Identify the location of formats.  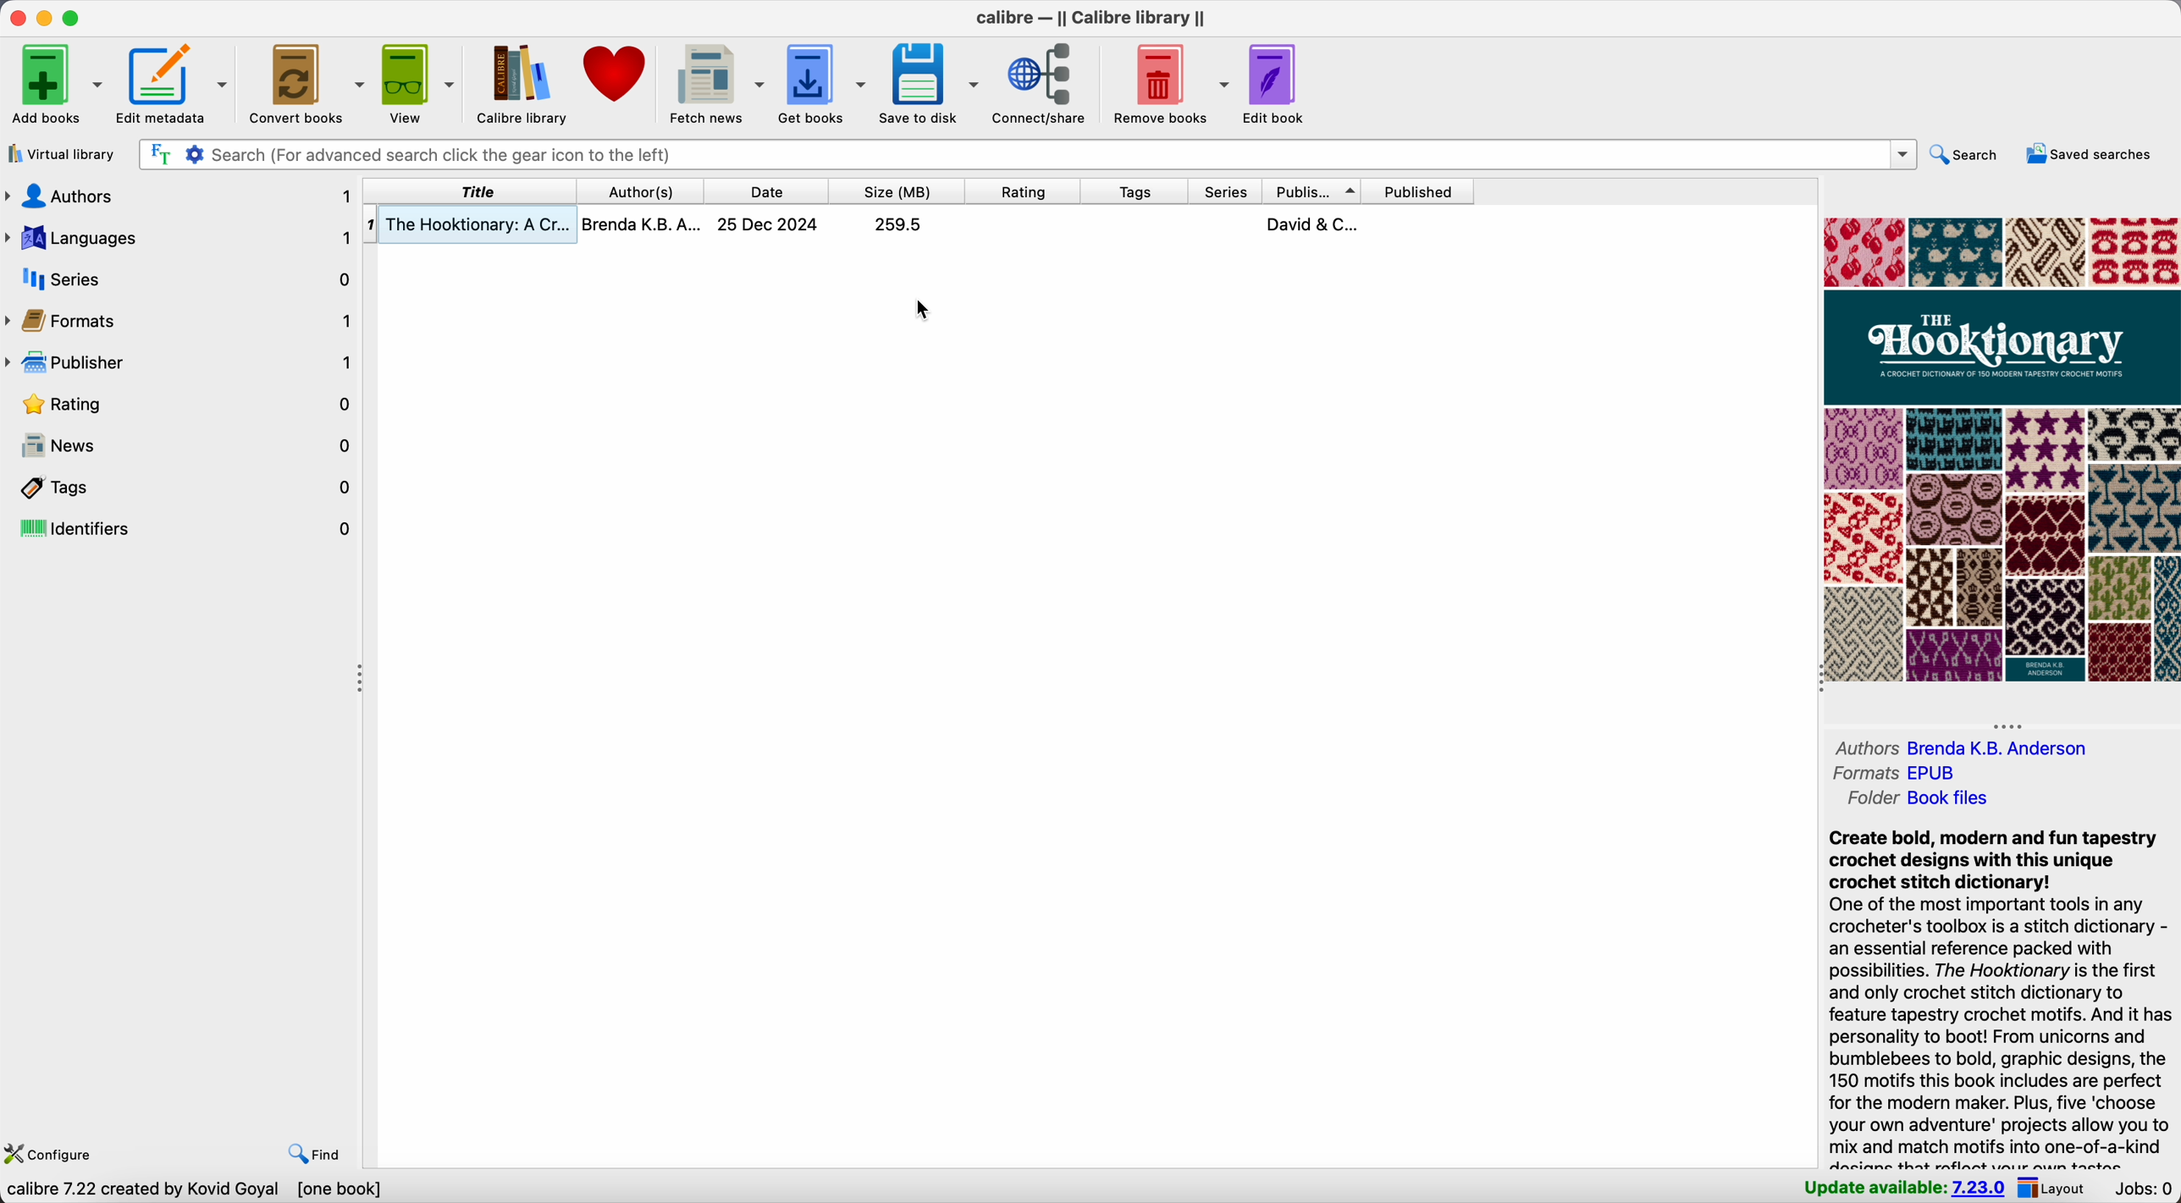
(183, 324).